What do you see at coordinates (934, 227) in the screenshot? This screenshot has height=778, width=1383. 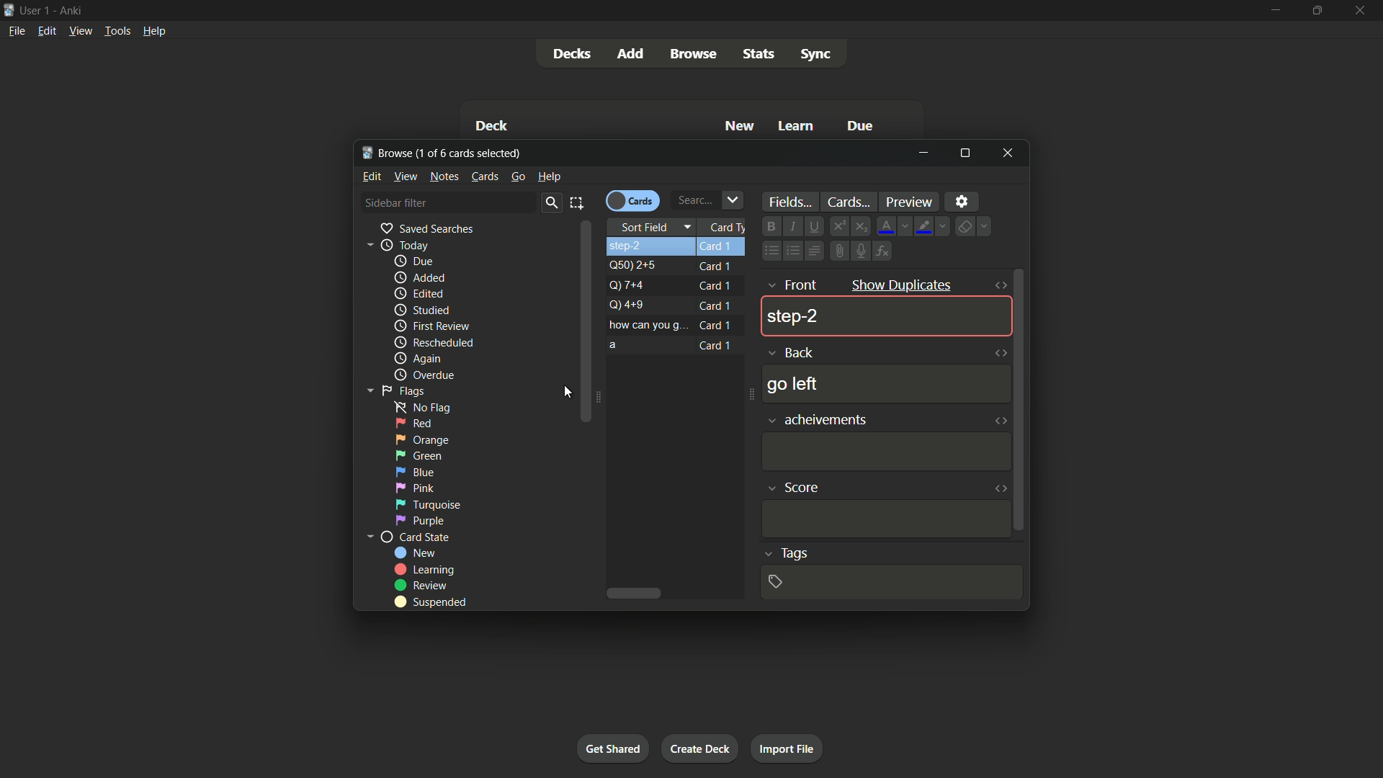 I see `Text highlight` at bounding box center [934, 227].